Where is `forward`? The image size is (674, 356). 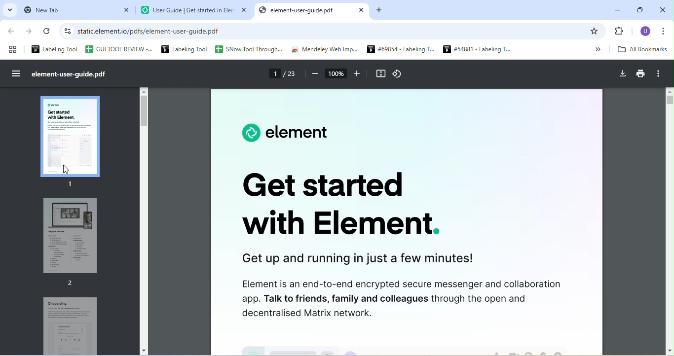 forward is located at coordinates (31, 32).